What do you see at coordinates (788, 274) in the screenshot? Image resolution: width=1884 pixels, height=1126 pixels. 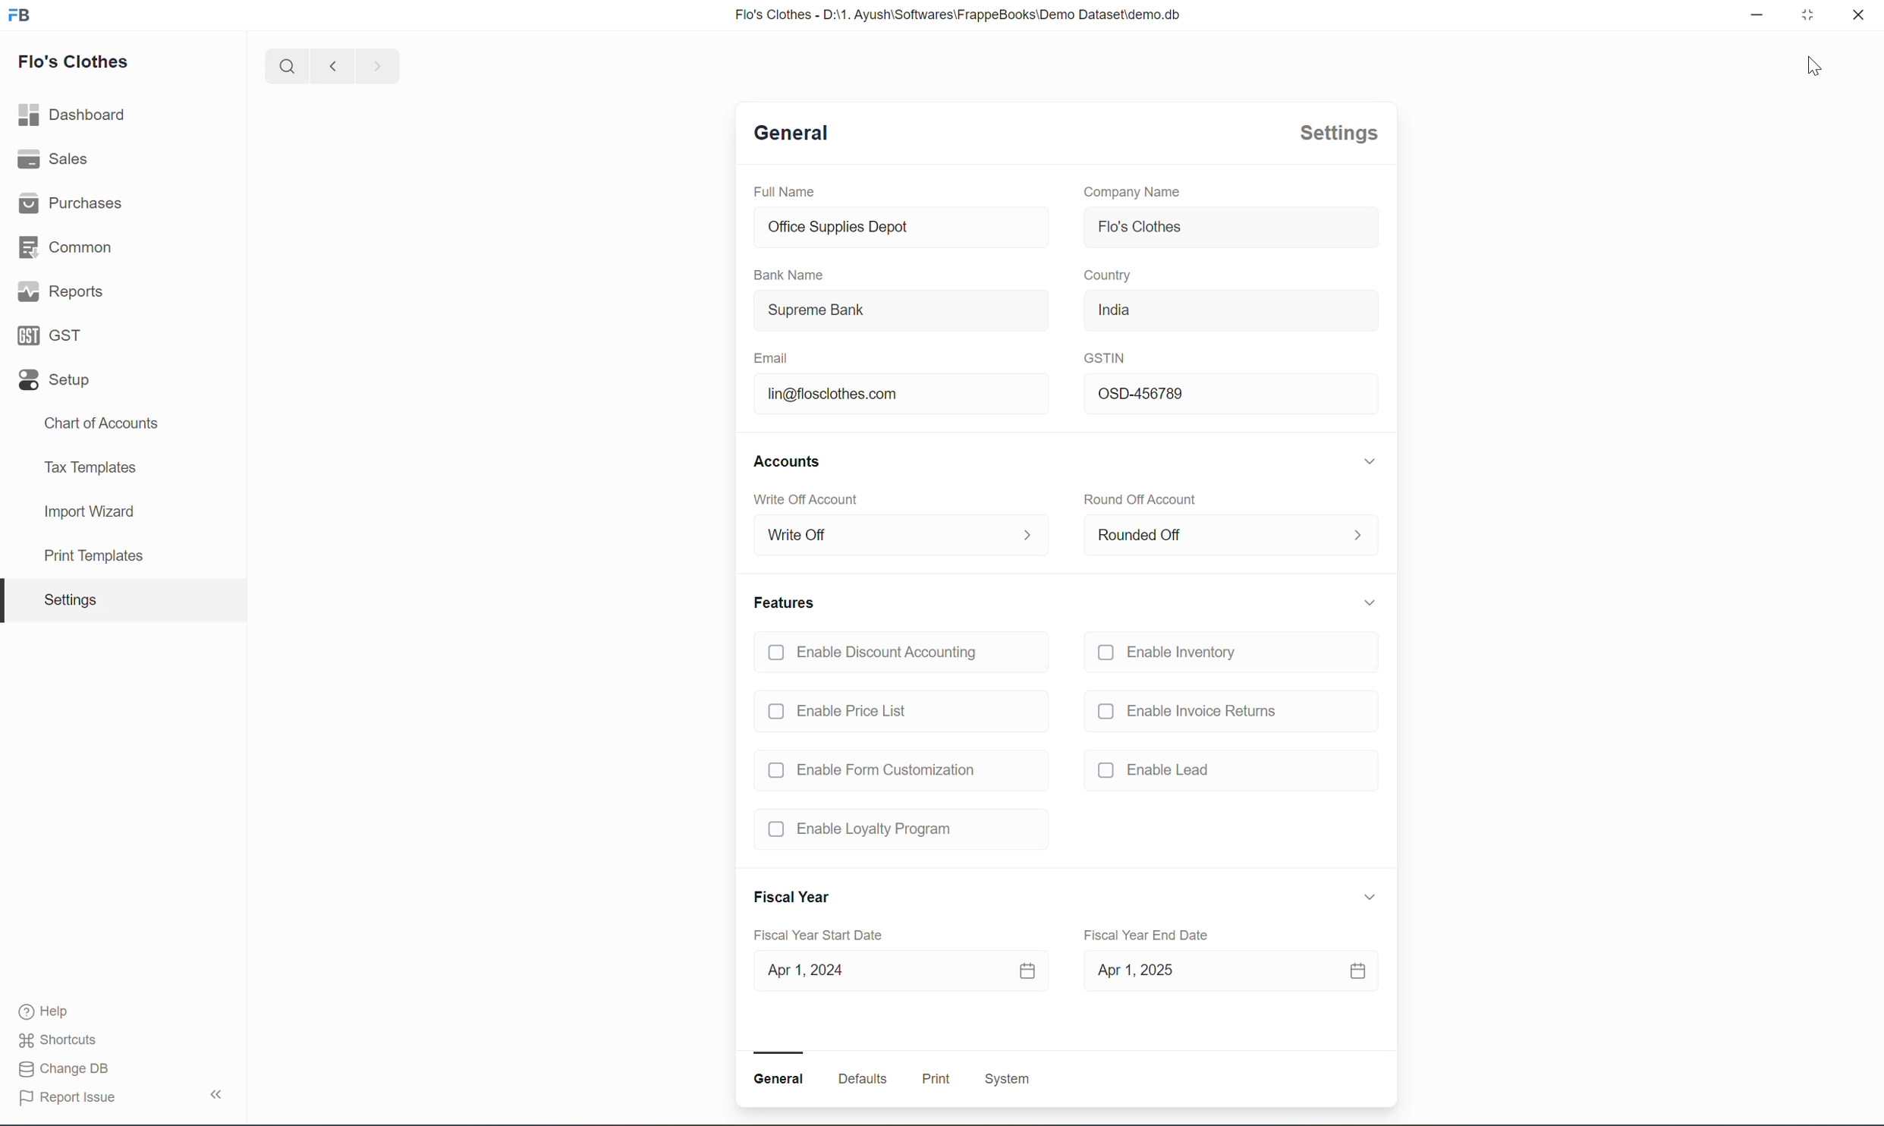 I see `Bank Name` at bounding box center [788, 274].